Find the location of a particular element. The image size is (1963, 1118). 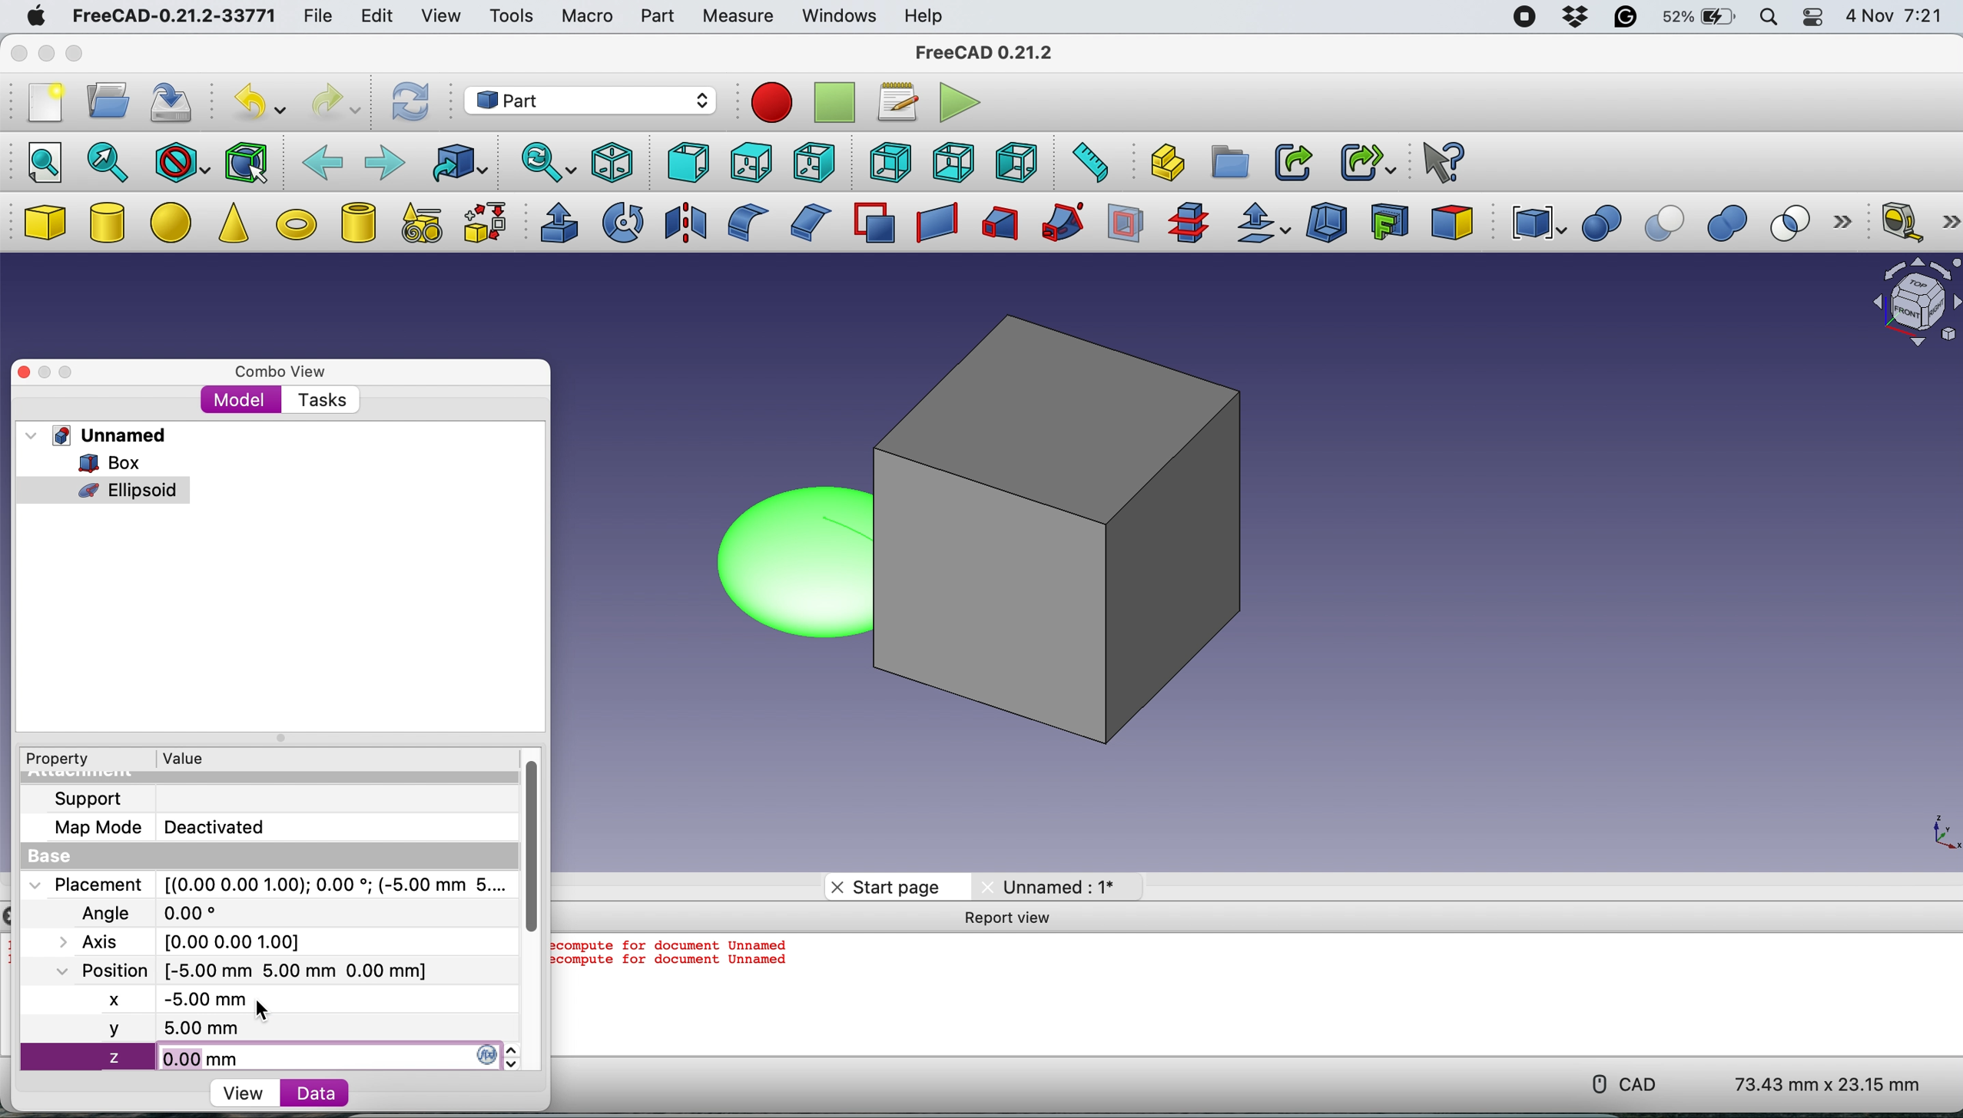

cross section is located at coordinates (1189, 223).